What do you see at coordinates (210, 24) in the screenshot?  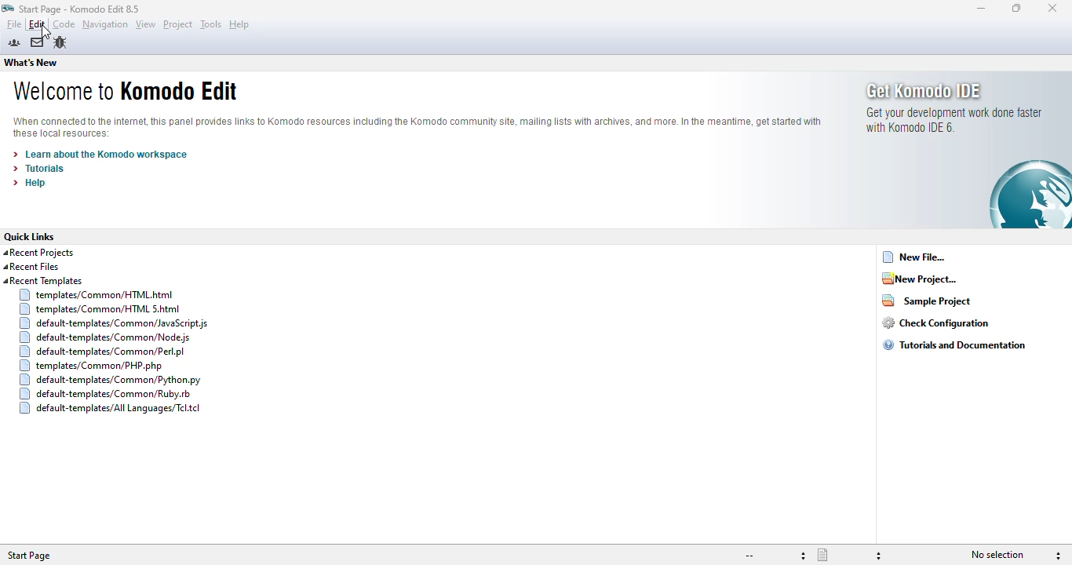 I see `tools` at bounding box center [210, 24].